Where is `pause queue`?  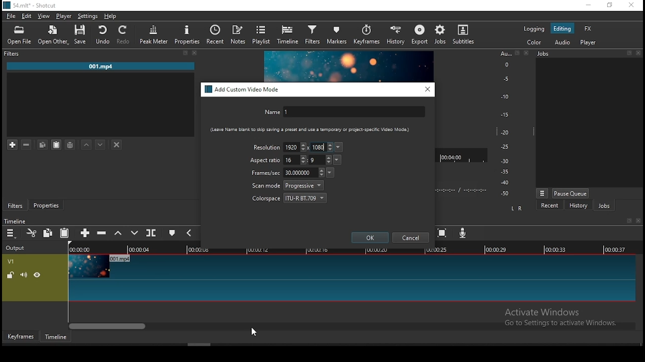
pause queue is located at coordinates (570, 193).